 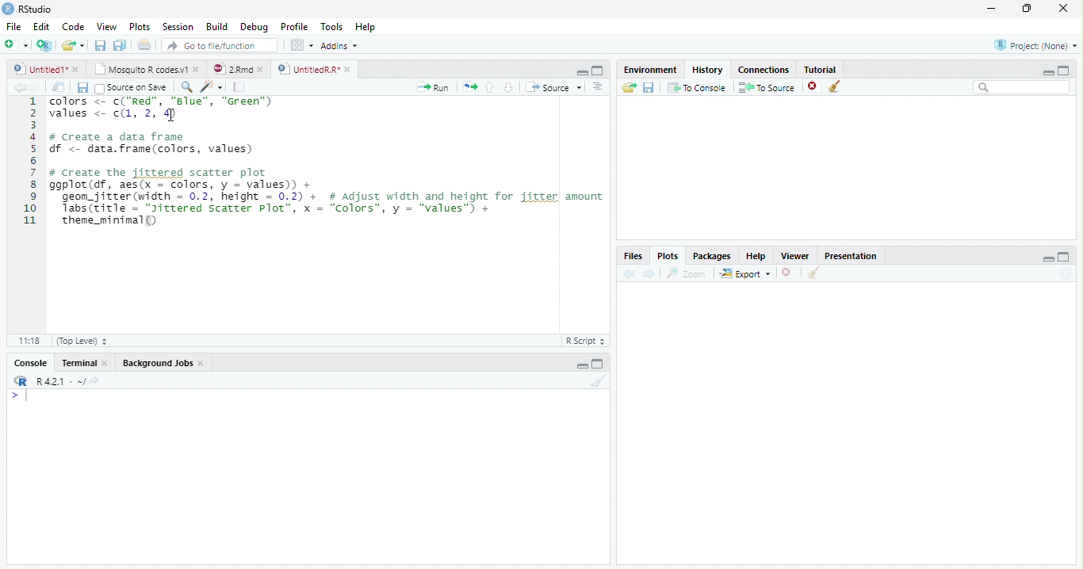 What do you see at coordinates (821, 69) in the screenshot?
I see `Tutorial` at bounding box center [821, 69].